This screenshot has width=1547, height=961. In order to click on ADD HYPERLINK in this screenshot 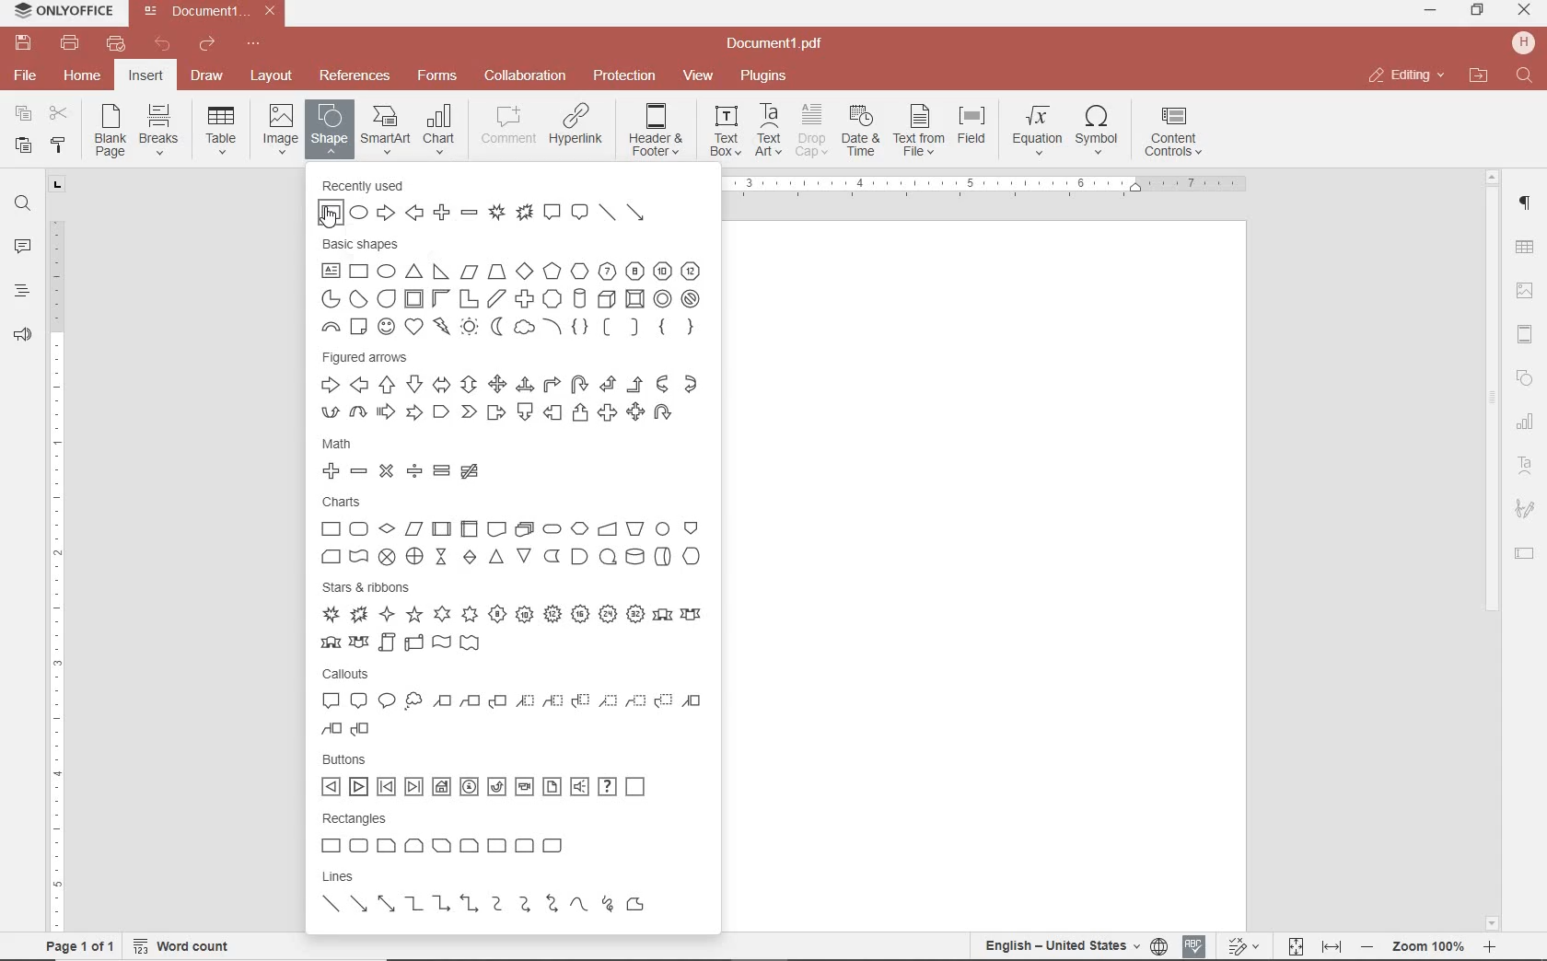, I will do `click(577, 128)`.